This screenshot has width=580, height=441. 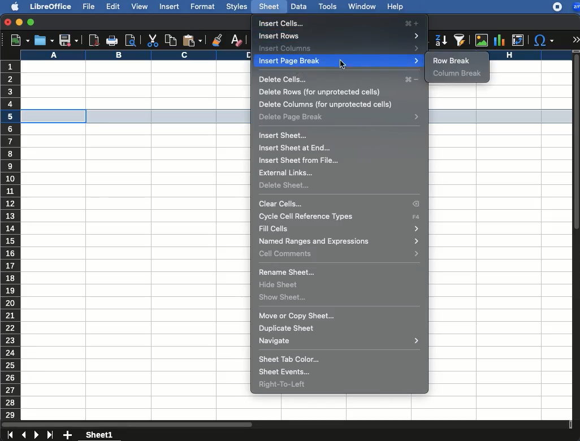 What do you see at coordinates (132, 40) in the screenshot?
I see `print preview` at bounding box center [132, 40].